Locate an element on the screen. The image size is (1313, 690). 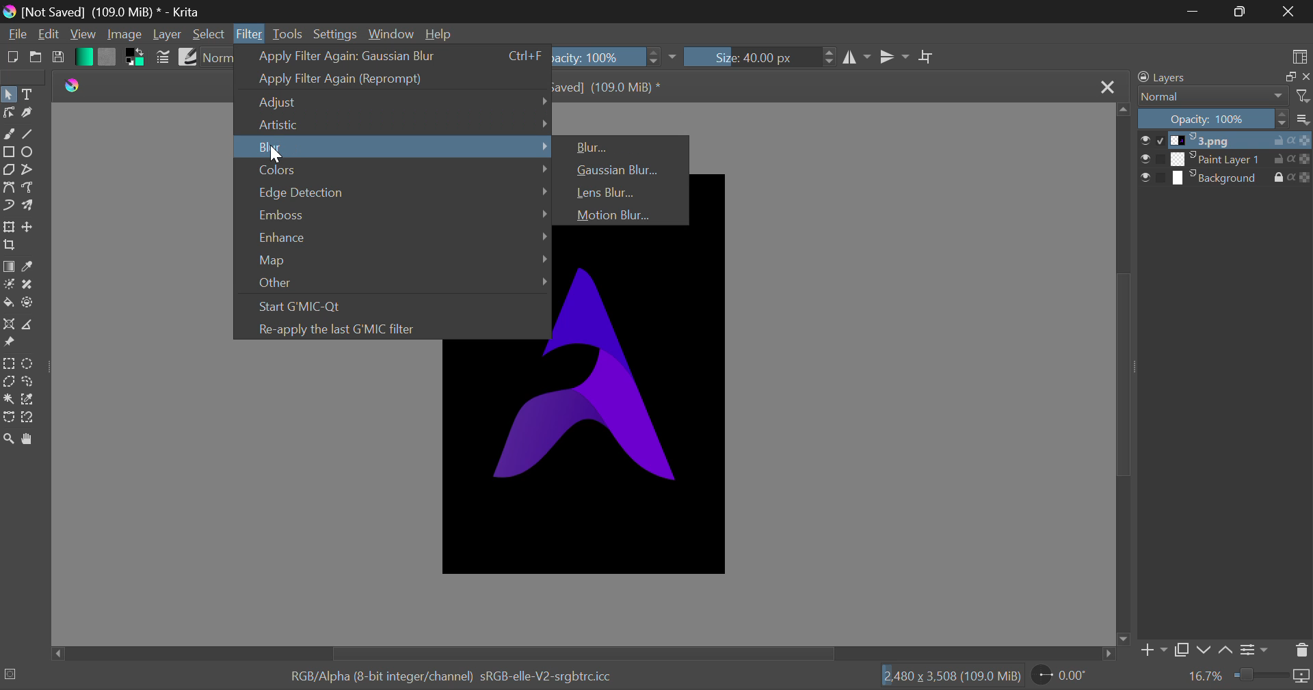
Smart Patch Tool is located at coordinates (26, 286).